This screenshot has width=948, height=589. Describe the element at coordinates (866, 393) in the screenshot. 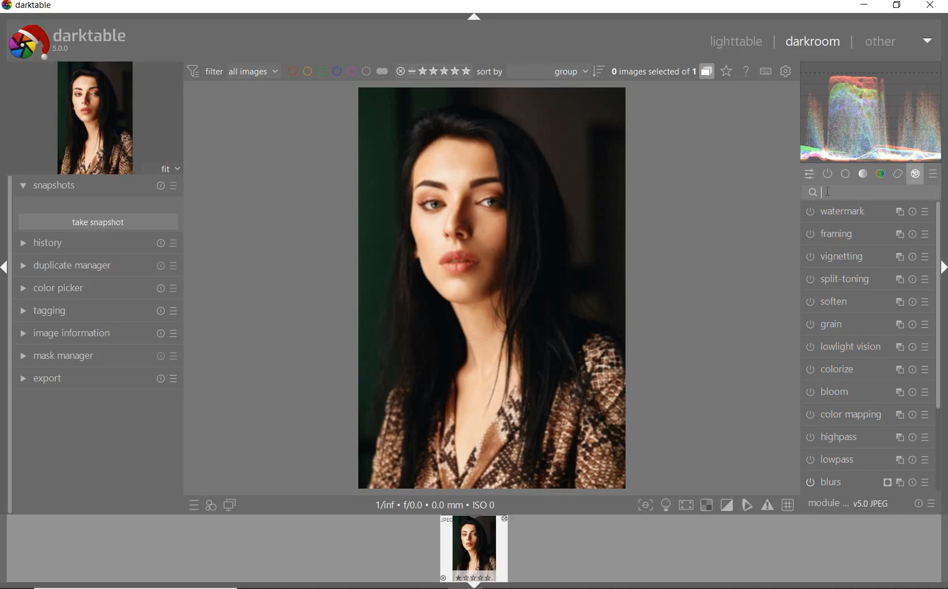

I see `bloom` at that location.